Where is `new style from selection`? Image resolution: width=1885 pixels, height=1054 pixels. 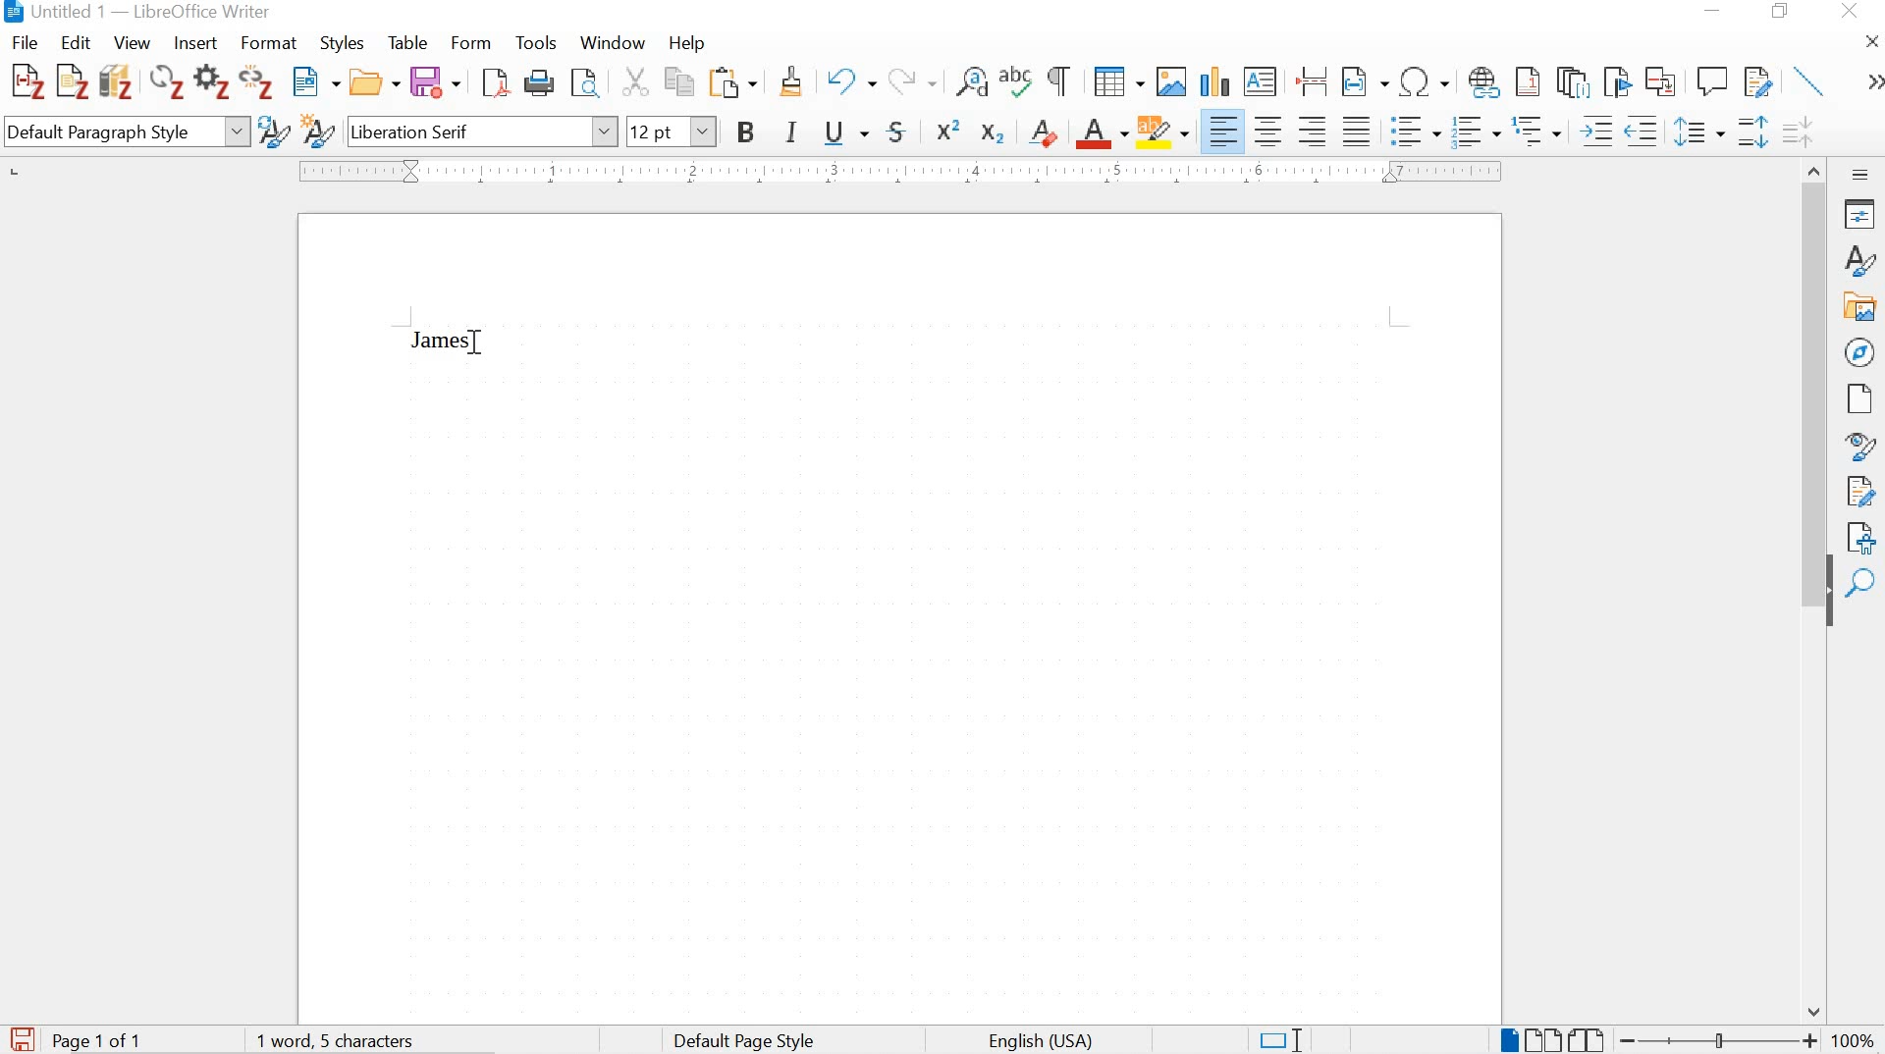
new style from selection is located at coordinates (317, 133).